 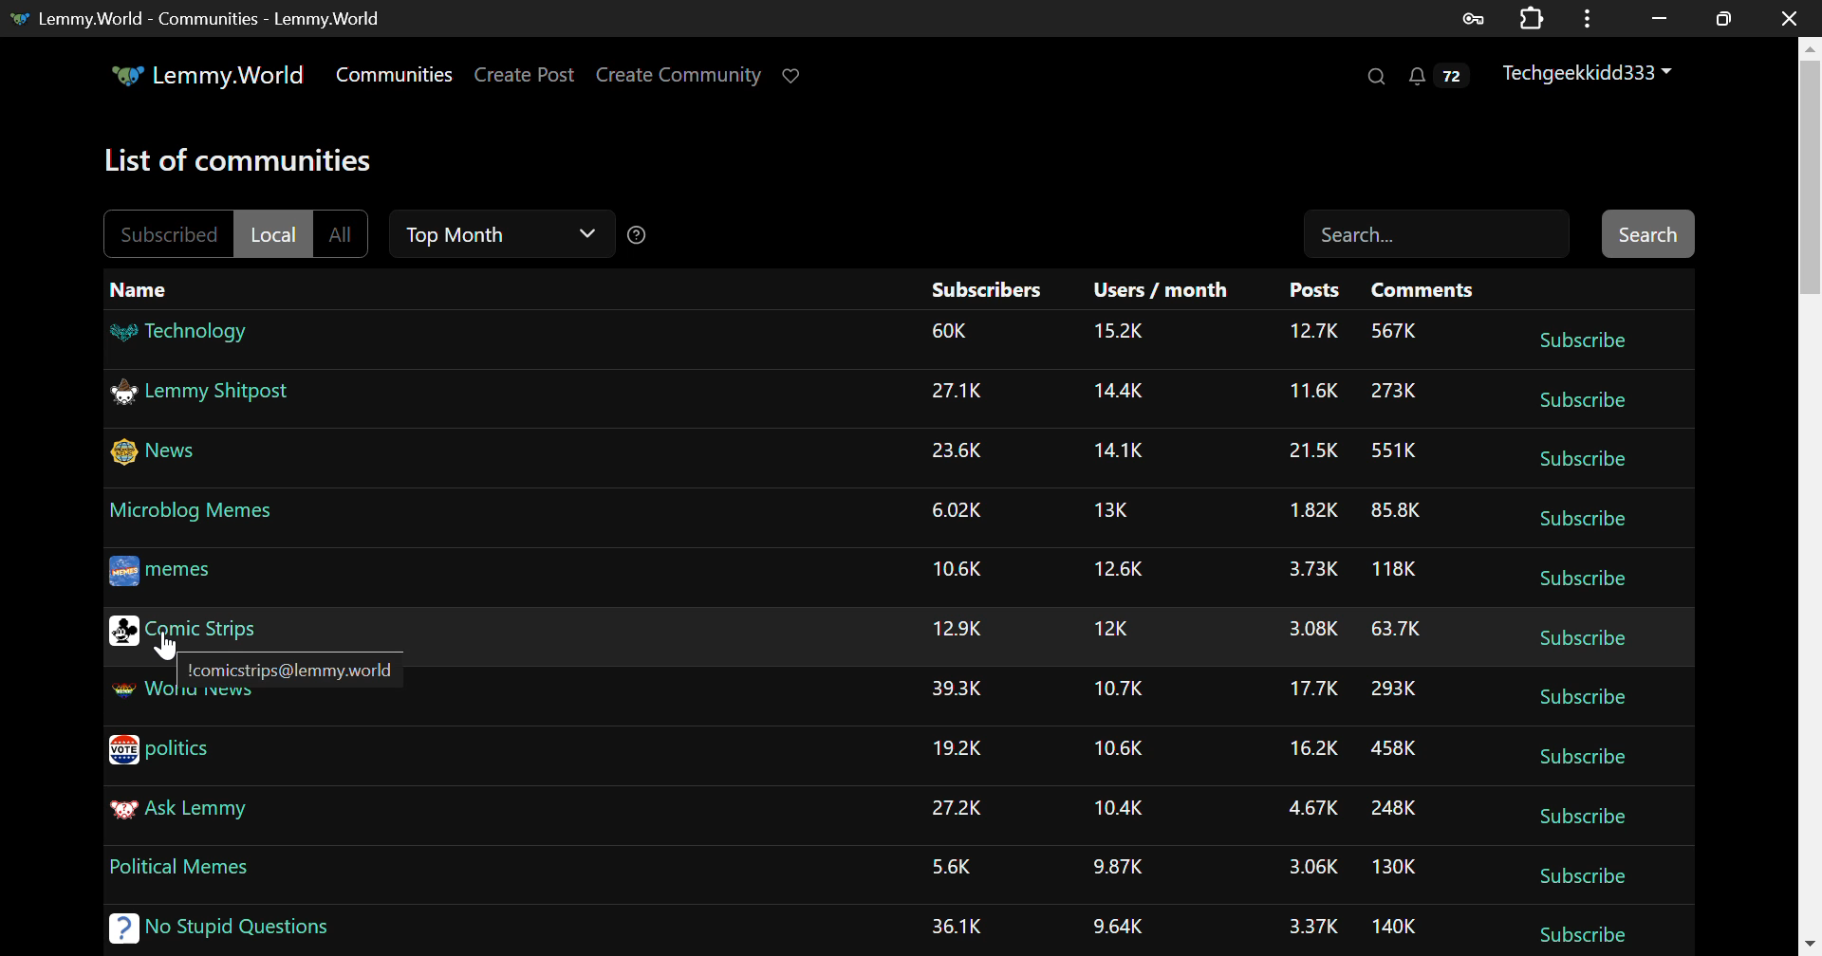 What do you see at coordinates (211, 818) in the screenshot?
I see `Ask Lemmy` at bounding box center [211, 818].